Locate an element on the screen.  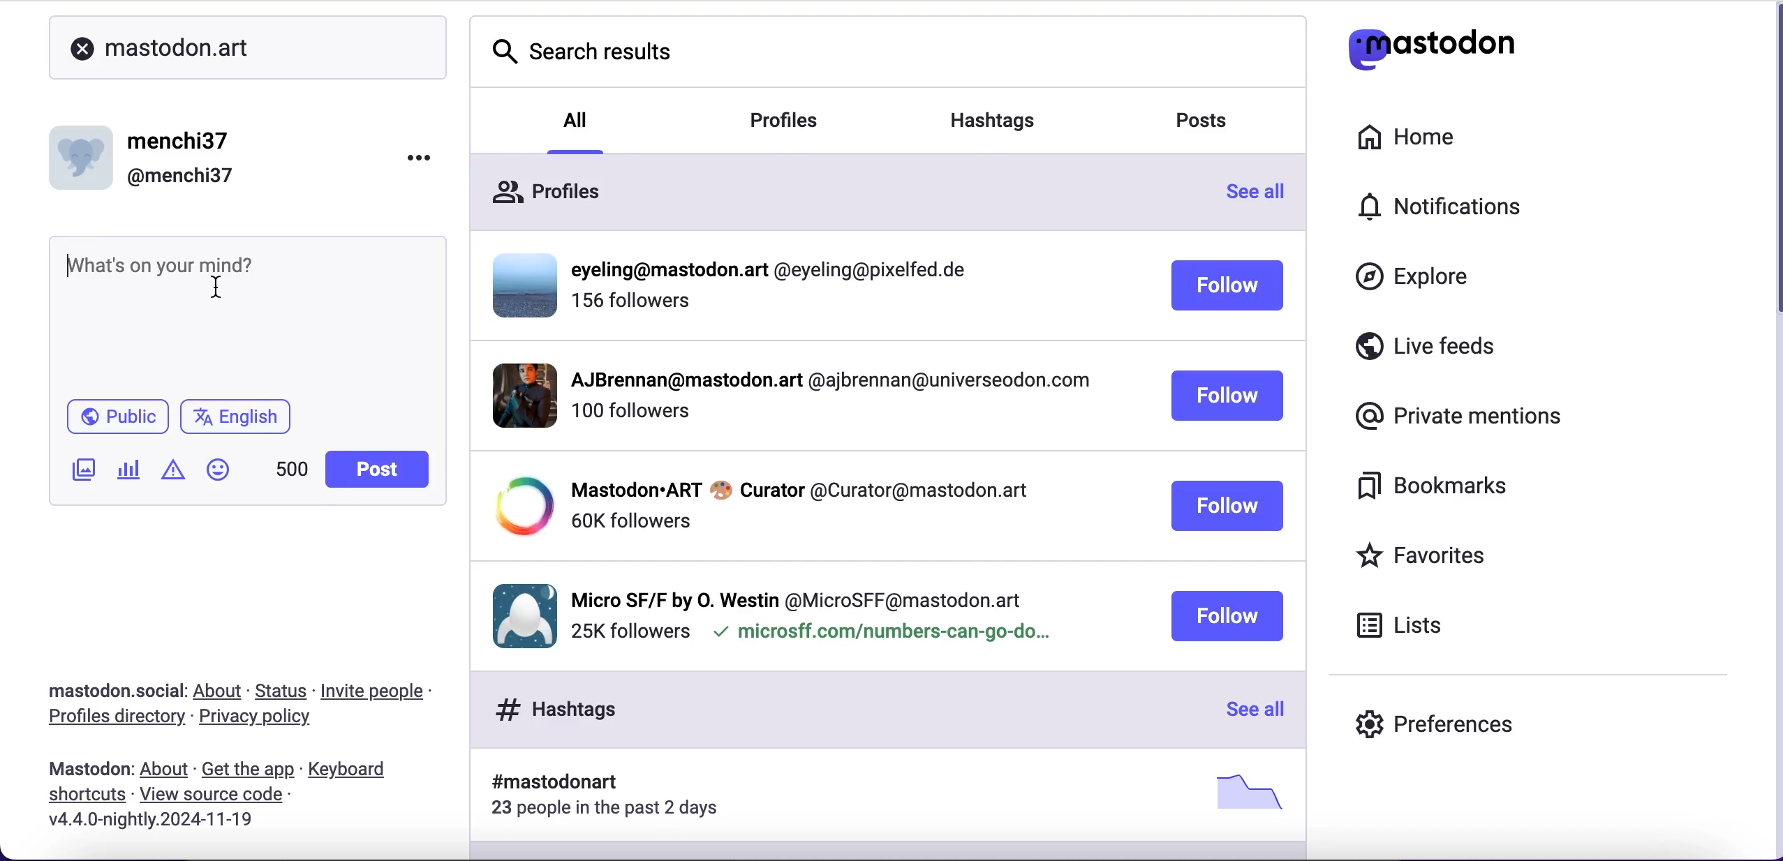
mastodon.art is located at coordinates (222, 47).